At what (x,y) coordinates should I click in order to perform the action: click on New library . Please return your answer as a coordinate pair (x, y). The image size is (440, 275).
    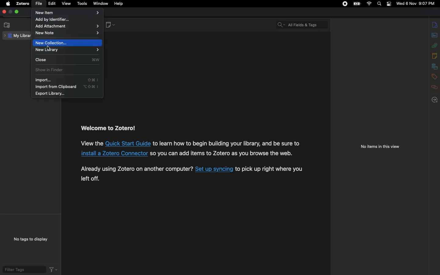
    Looking at the image, I should click on (65, 50).